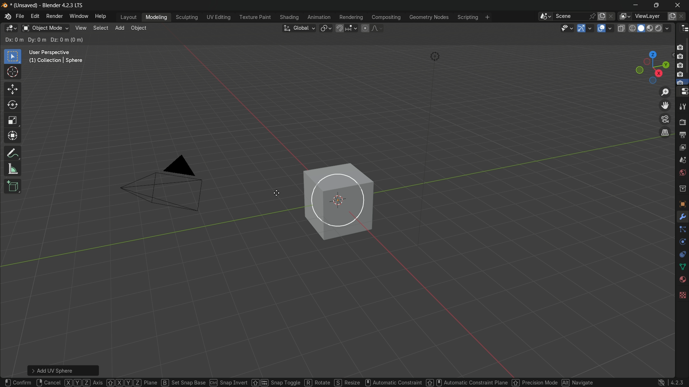  I want to click on Add UC Scheme, so click(64, 369).